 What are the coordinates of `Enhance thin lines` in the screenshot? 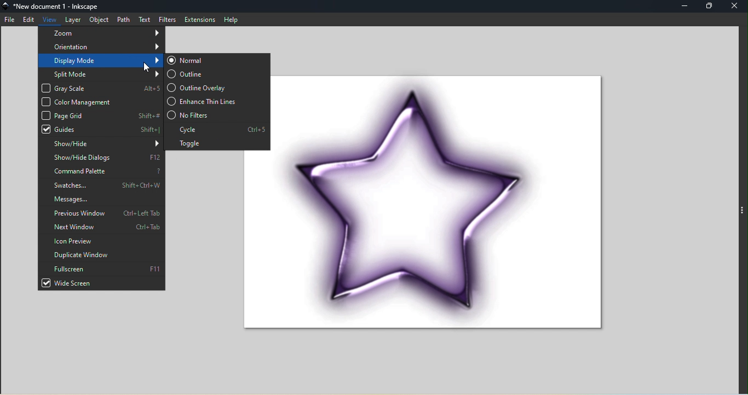 It's located at (218, 101).